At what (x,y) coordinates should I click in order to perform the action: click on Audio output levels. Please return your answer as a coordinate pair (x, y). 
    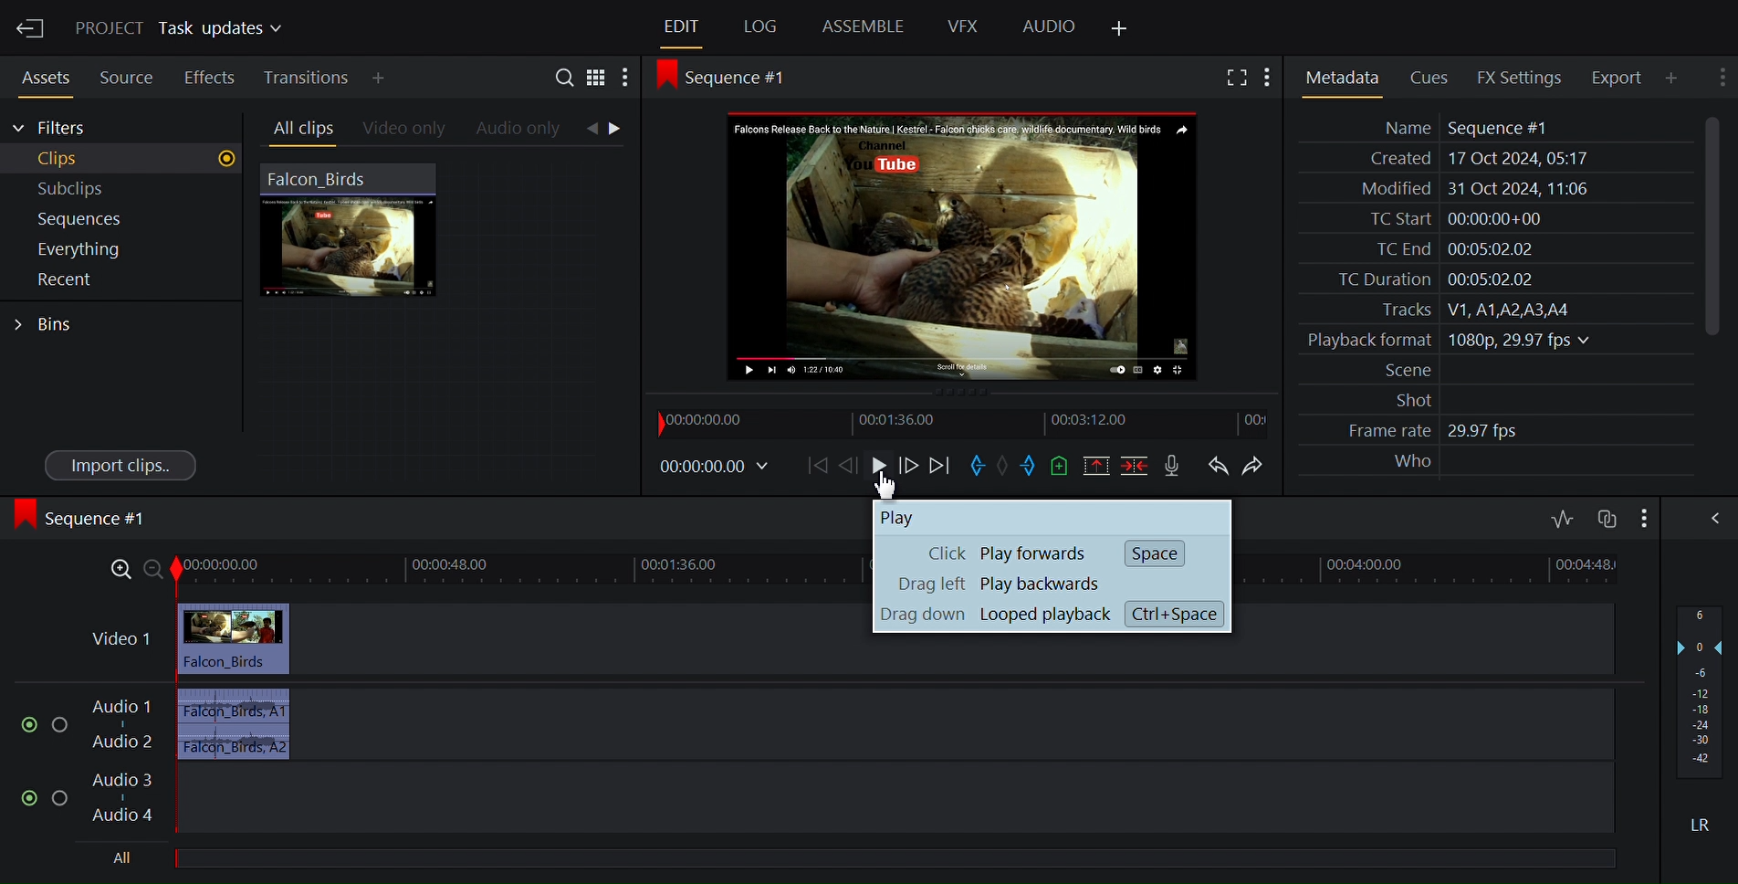
    Looking at the image, I should click on (1703, 687).